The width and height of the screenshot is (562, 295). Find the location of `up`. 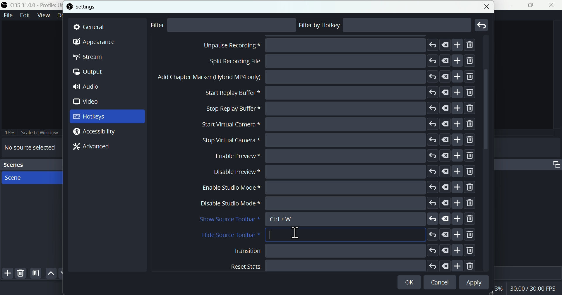

up is located at coordinates (51, 273).